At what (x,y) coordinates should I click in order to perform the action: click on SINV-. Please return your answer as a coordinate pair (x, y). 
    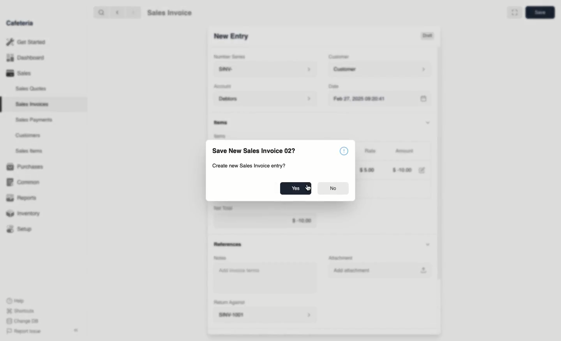
    Looking at the image, I should click on (265, 69).